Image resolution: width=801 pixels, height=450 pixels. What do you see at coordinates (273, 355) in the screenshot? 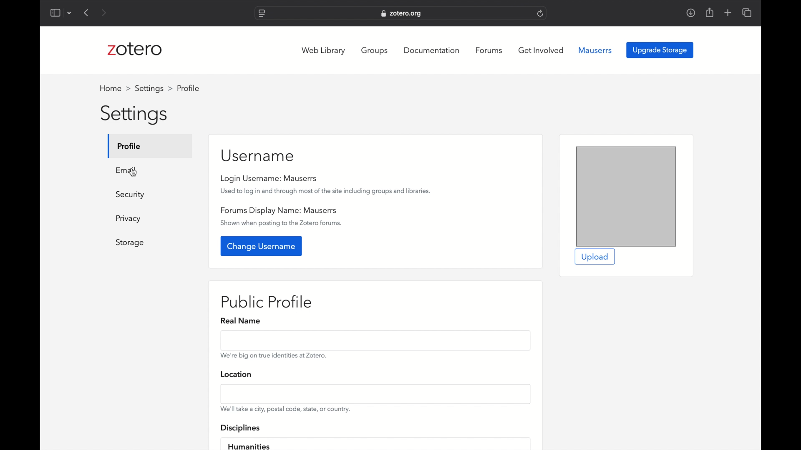
I see `we're big on true identities at zotero` at bounding box center [273, 355].